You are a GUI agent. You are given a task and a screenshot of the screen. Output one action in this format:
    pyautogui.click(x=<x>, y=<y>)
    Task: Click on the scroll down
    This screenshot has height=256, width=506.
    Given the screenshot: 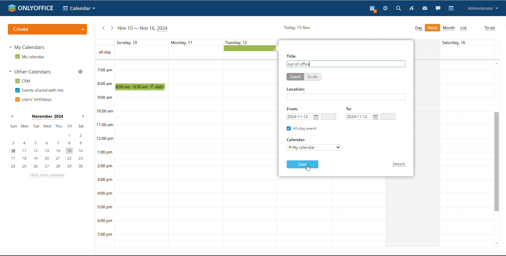 What is the action you would take?
    pyautogui.click(x=503, y=254)
    